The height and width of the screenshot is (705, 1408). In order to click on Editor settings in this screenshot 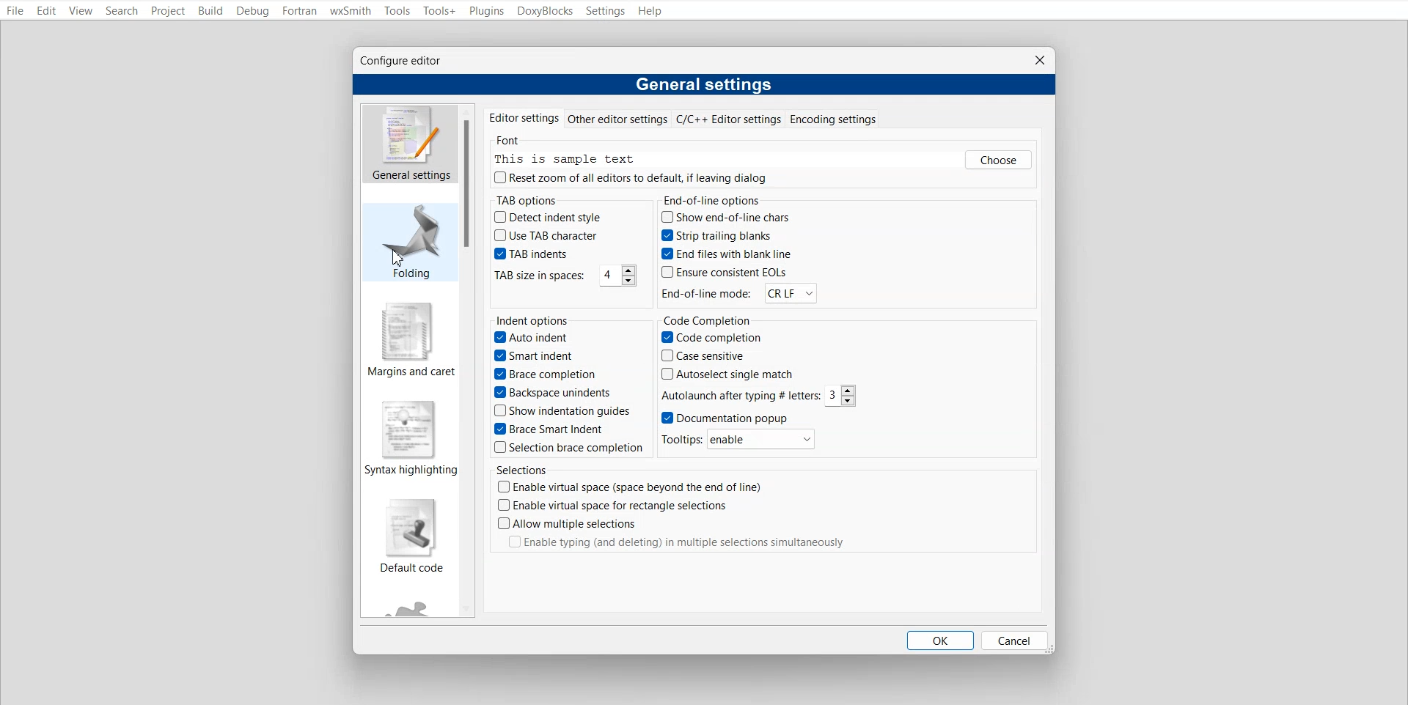, I will do `click(521, 117)`.